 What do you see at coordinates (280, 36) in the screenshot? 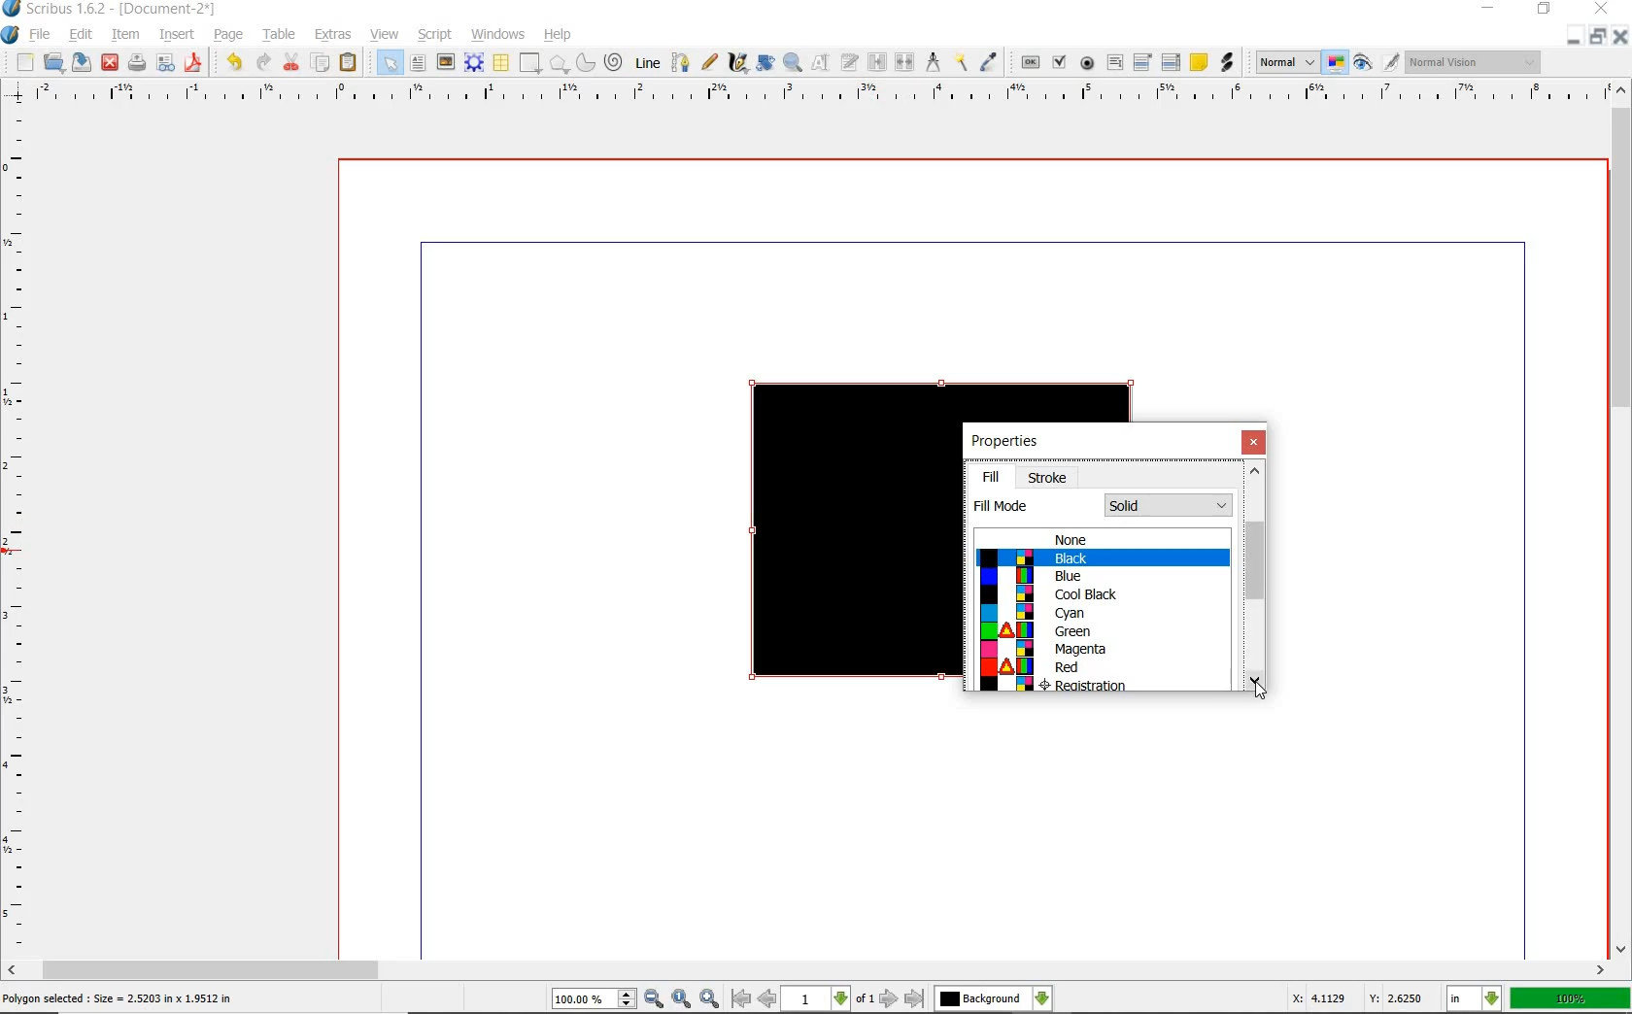
I see `table` at bounding box center [280, 36].